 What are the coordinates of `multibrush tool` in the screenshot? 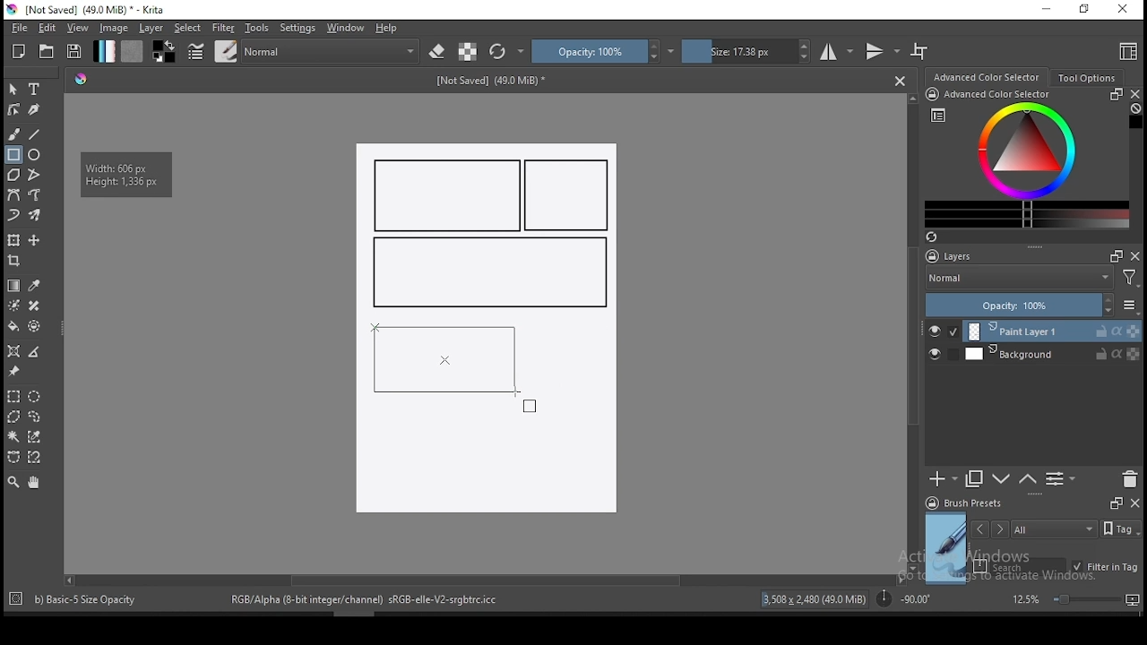 It's located at (36, 217).